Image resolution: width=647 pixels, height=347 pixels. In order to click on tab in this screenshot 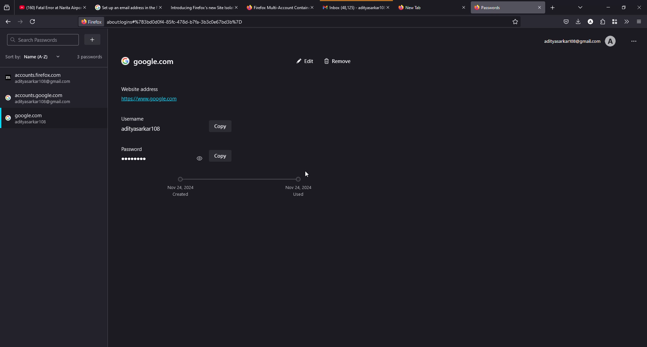, I will do `click(49, 8)`.